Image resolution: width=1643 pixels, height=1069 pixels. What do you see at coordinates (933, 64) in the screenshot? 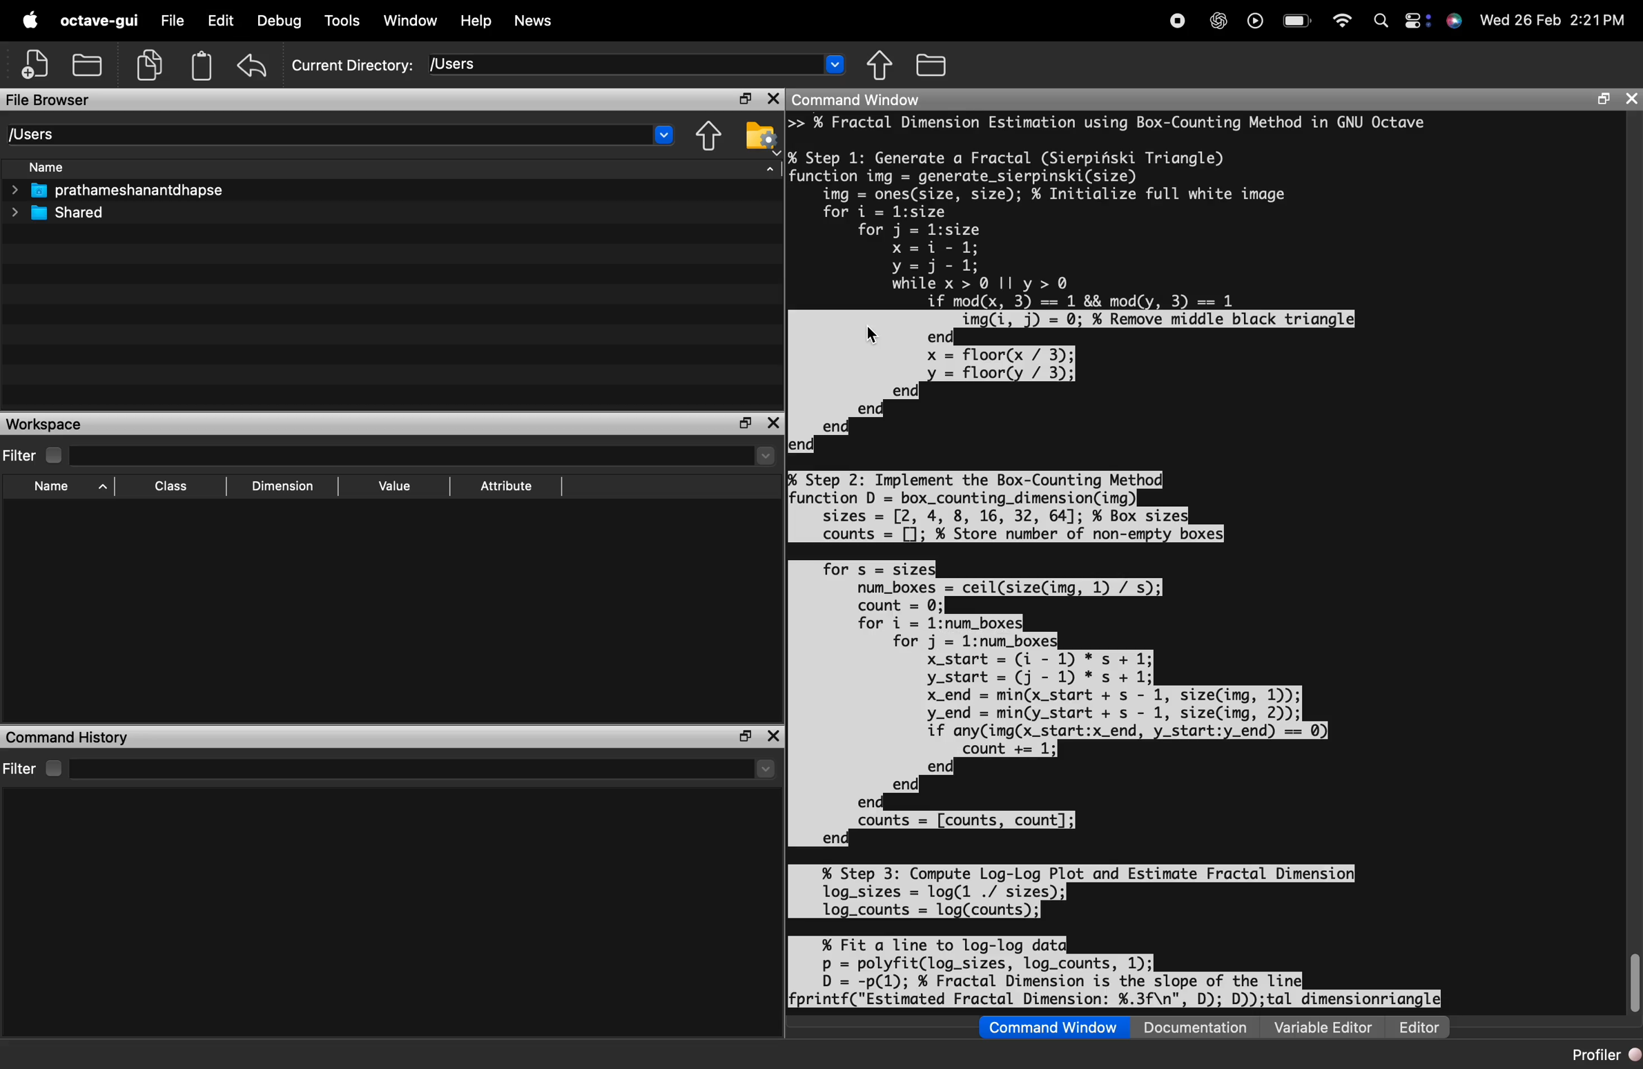
I see `browse your files` at bounding box center [933, 64].